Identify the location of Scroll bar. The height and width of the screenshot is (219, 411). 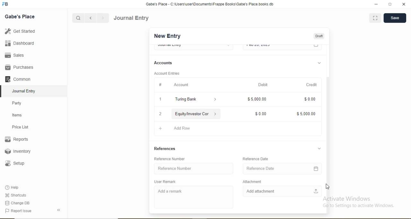
(328, 124).